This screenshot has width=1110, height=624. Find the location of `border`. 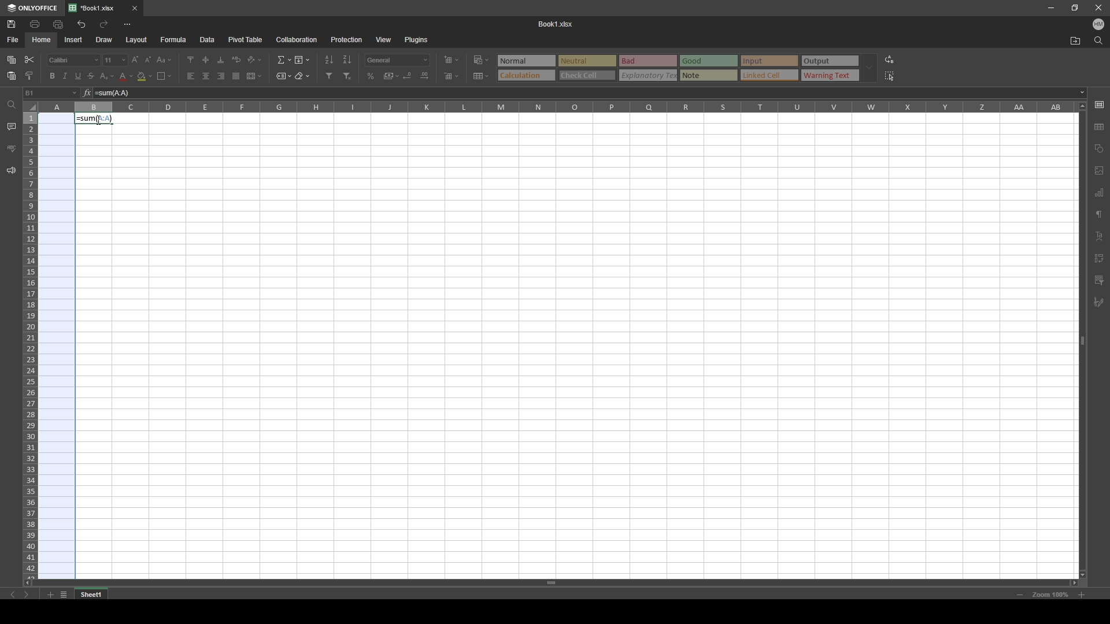

border is located at coordinates (164, 76).